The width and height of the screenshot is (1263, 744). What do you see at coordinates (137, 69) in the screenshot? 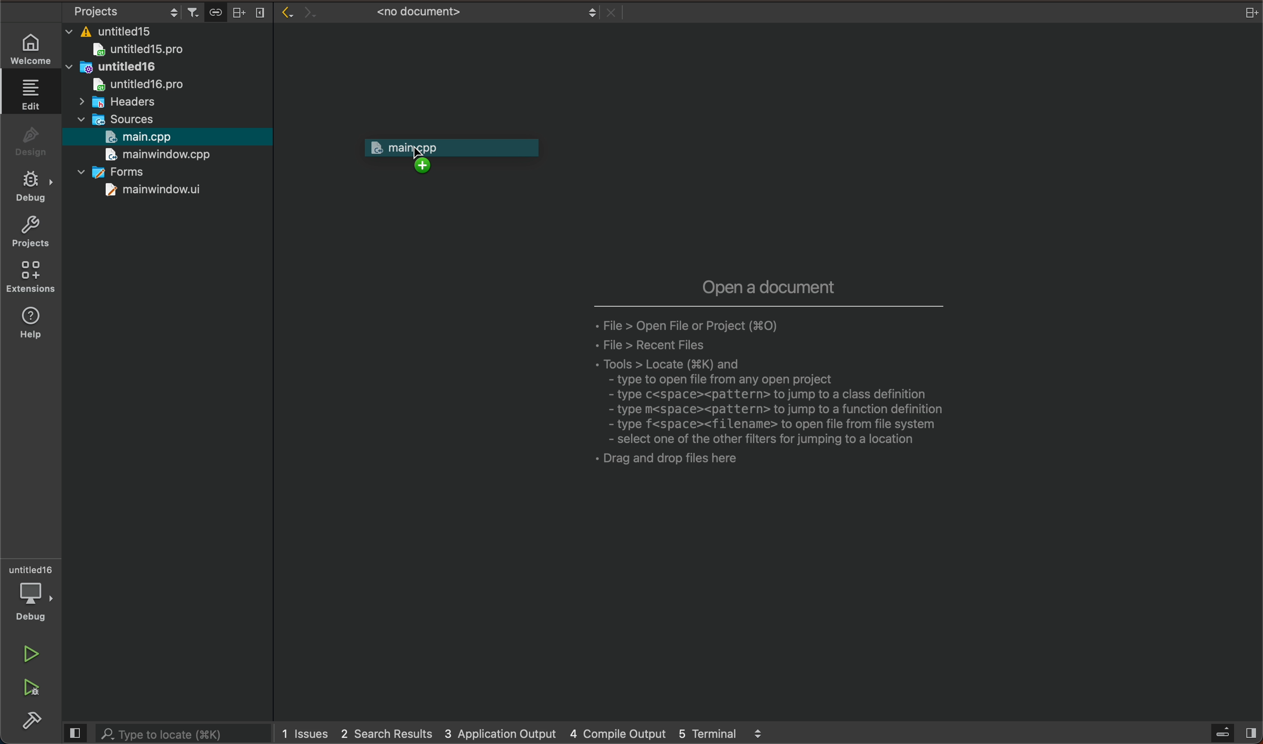
I see `untitled16` at bounding box center [137, 69].